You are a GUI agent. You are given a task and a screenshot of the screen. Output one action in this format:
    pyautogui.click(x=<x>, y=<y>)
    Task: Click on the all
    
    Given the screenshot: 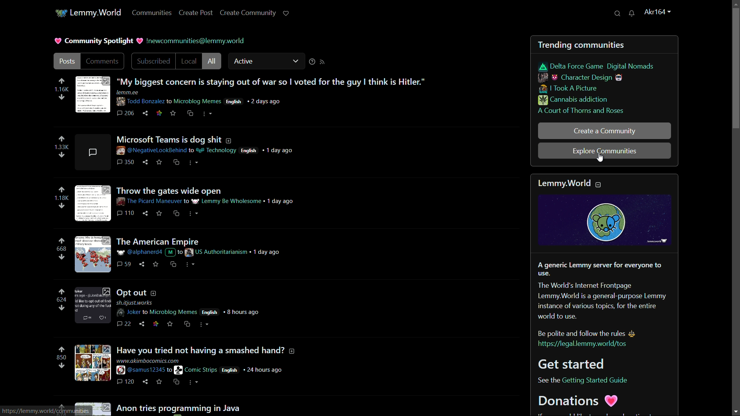 What is the action you would take?
    pyautogui.click(x=212, y=61)
    